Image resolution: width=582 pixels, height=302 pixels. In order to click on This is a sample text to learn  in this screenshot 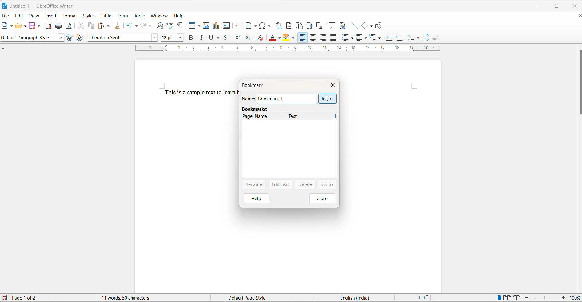, I will do `click(196, 93)`.